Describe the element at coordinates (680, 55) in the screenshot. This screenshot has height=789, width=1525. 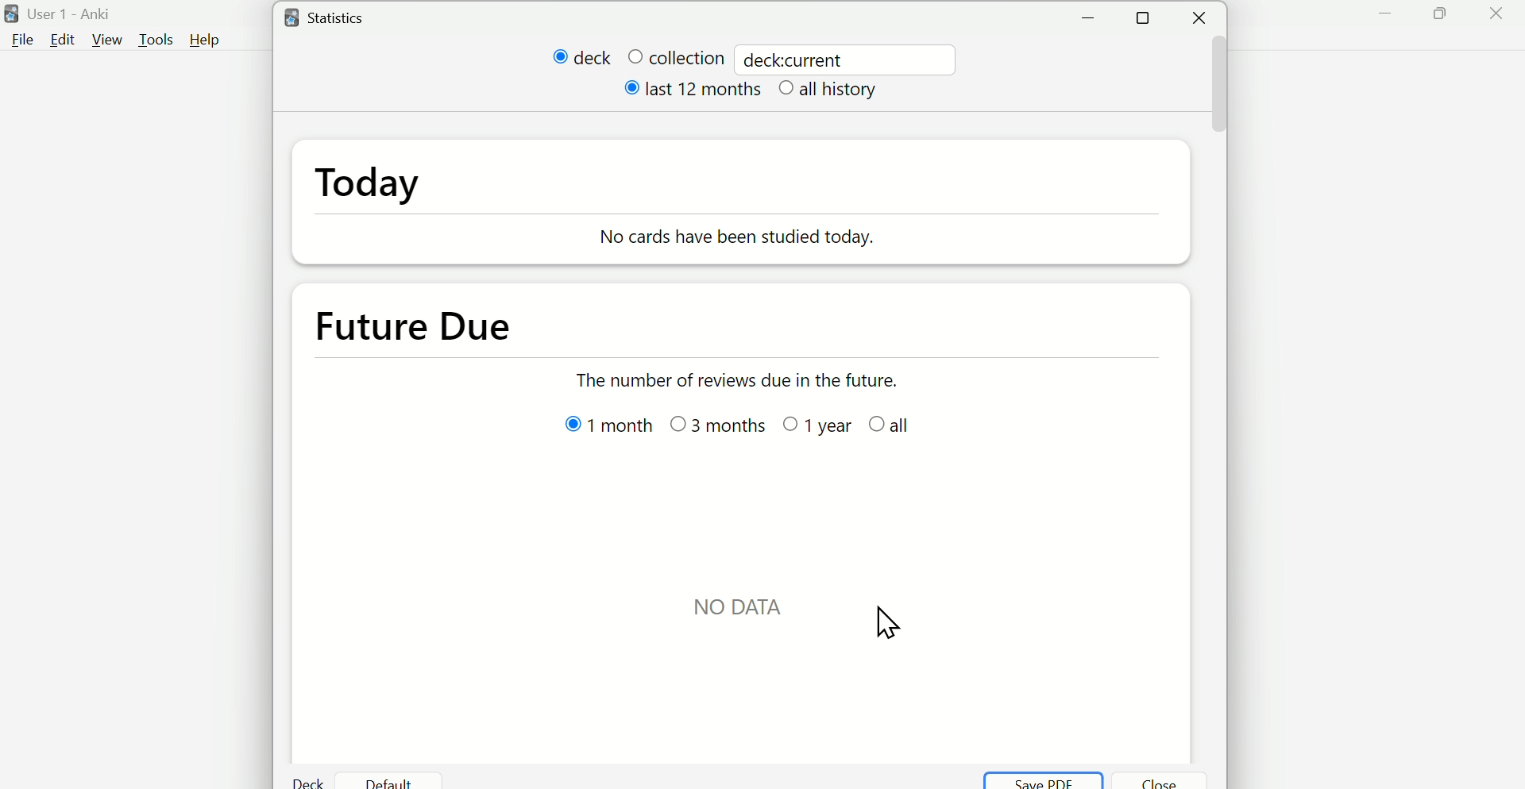
I see `collection` at that location.